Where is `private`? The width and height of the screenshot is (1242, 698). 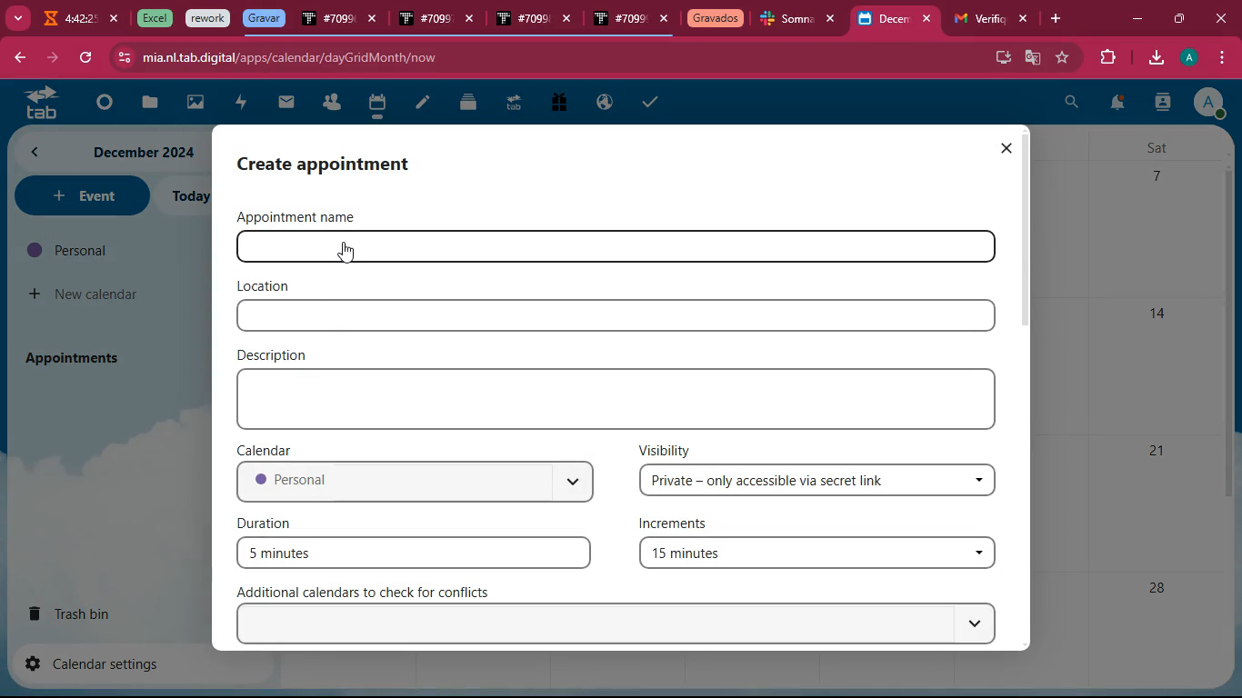
private is located at coordinates (819, 481).